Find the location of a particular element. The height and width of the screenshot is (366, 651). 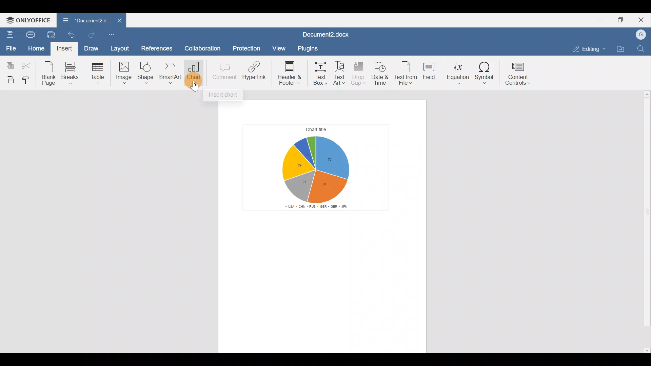

Work area is located at coordinates (324, 292).